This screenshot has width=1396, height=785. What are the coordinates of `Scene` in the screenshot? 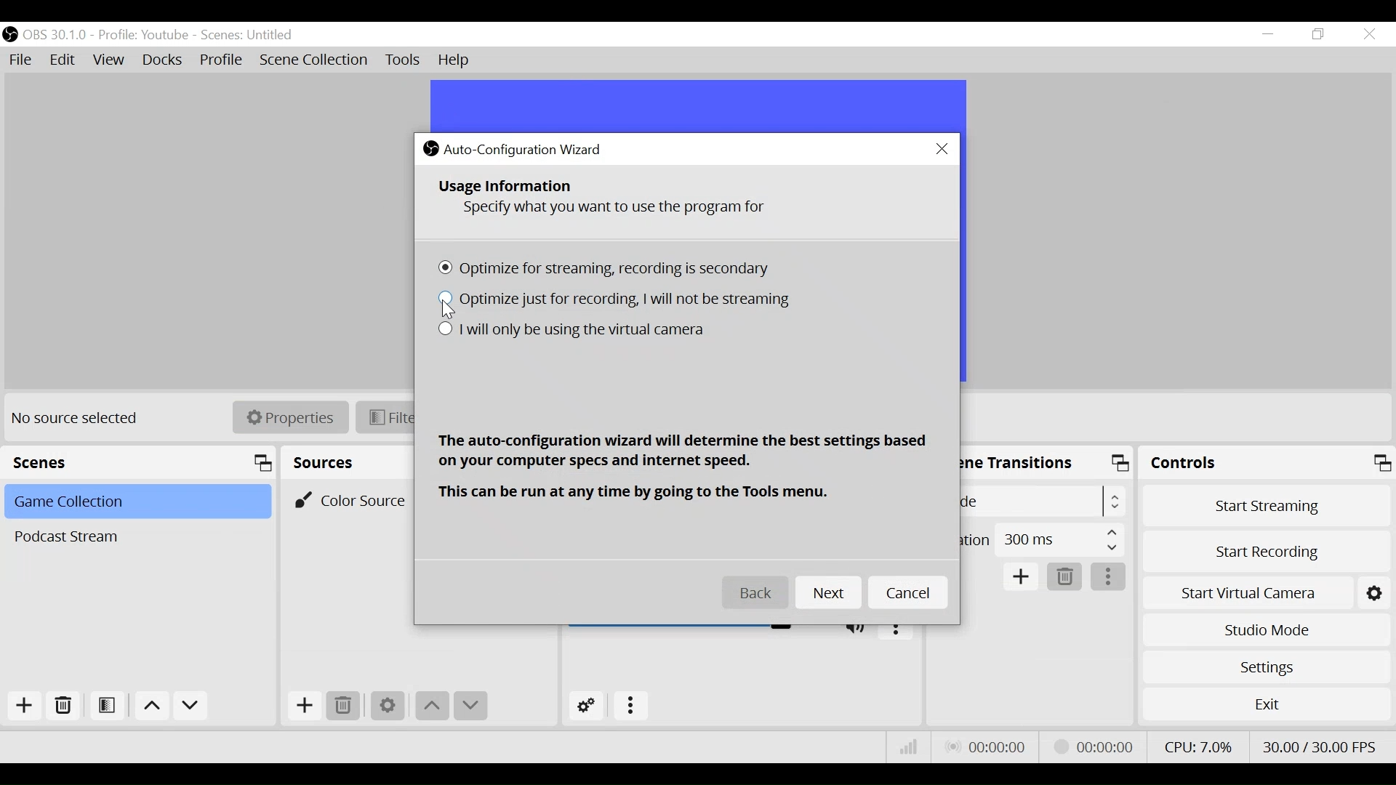 It's located at (135, 503).